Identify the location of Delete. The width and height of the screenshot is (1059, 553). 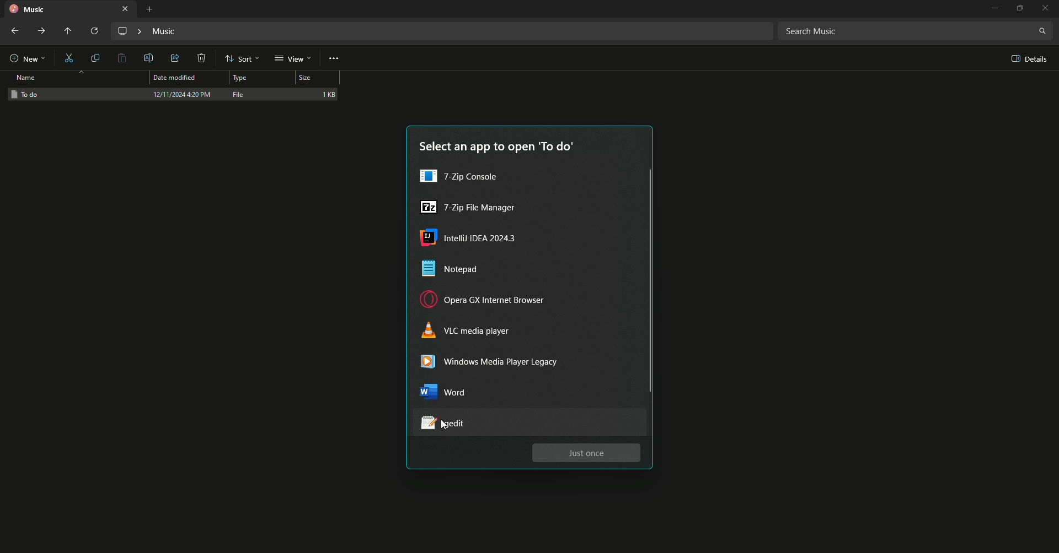
(203, 59).